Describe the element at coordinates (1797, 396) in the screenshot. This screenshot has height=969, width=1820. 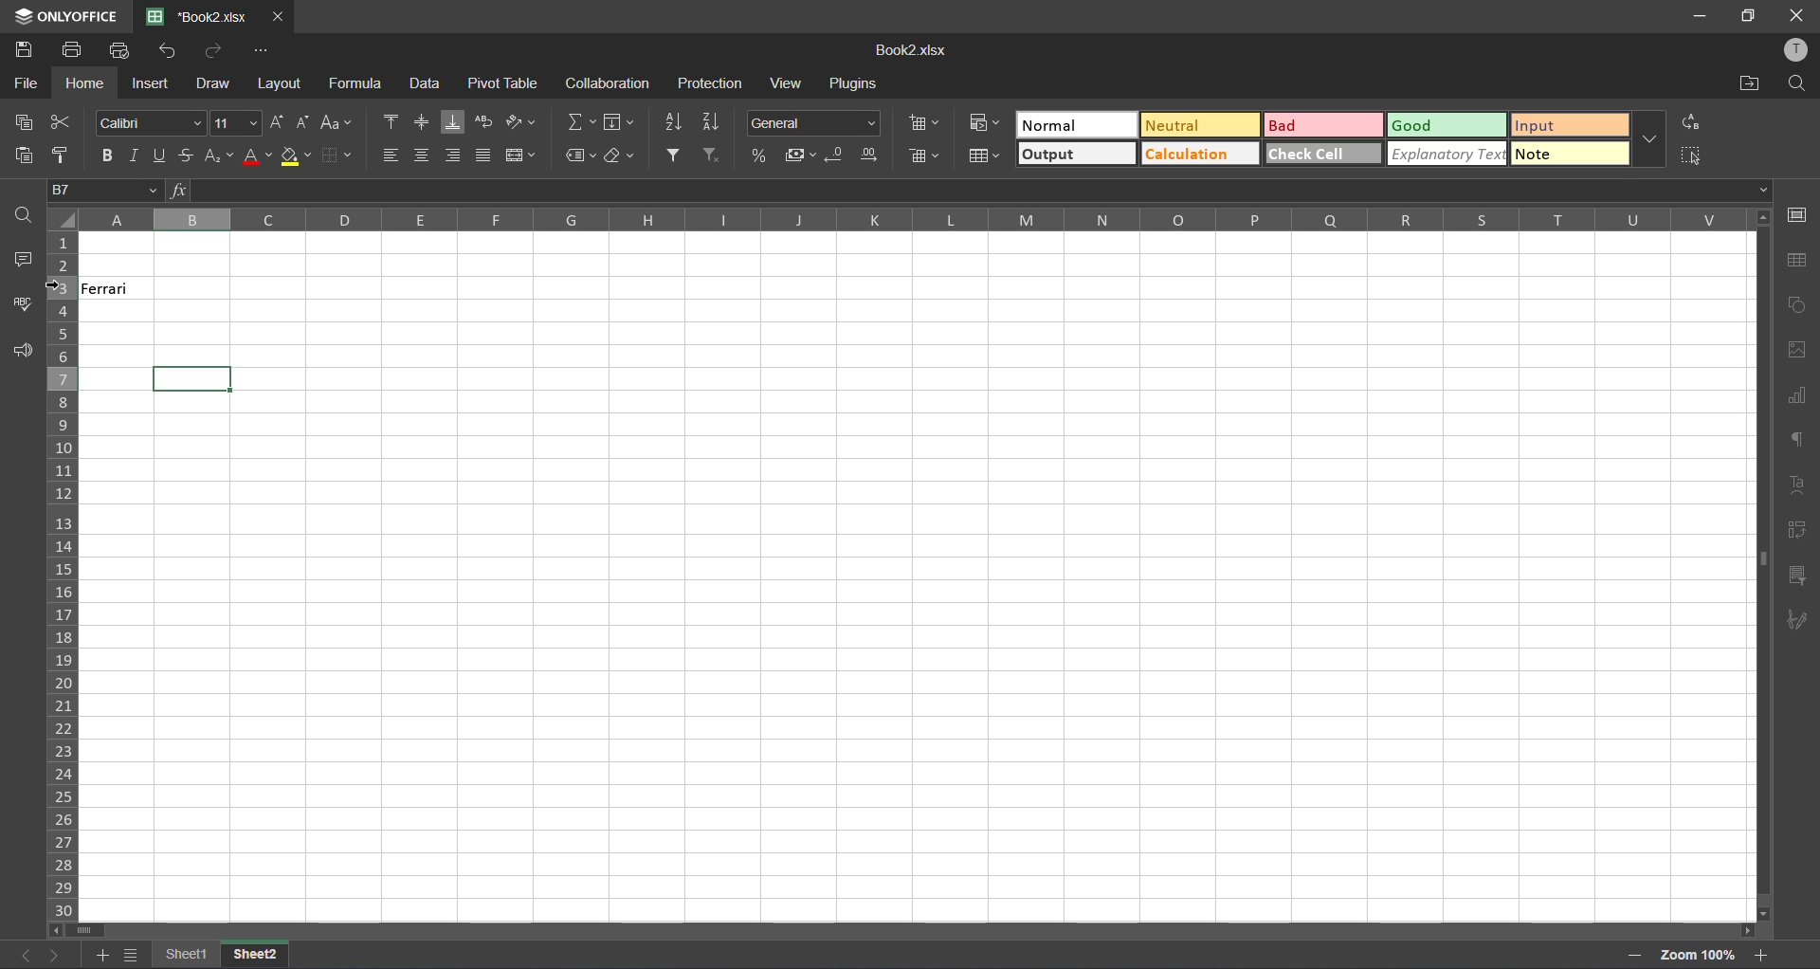
I see `charts` at that location.